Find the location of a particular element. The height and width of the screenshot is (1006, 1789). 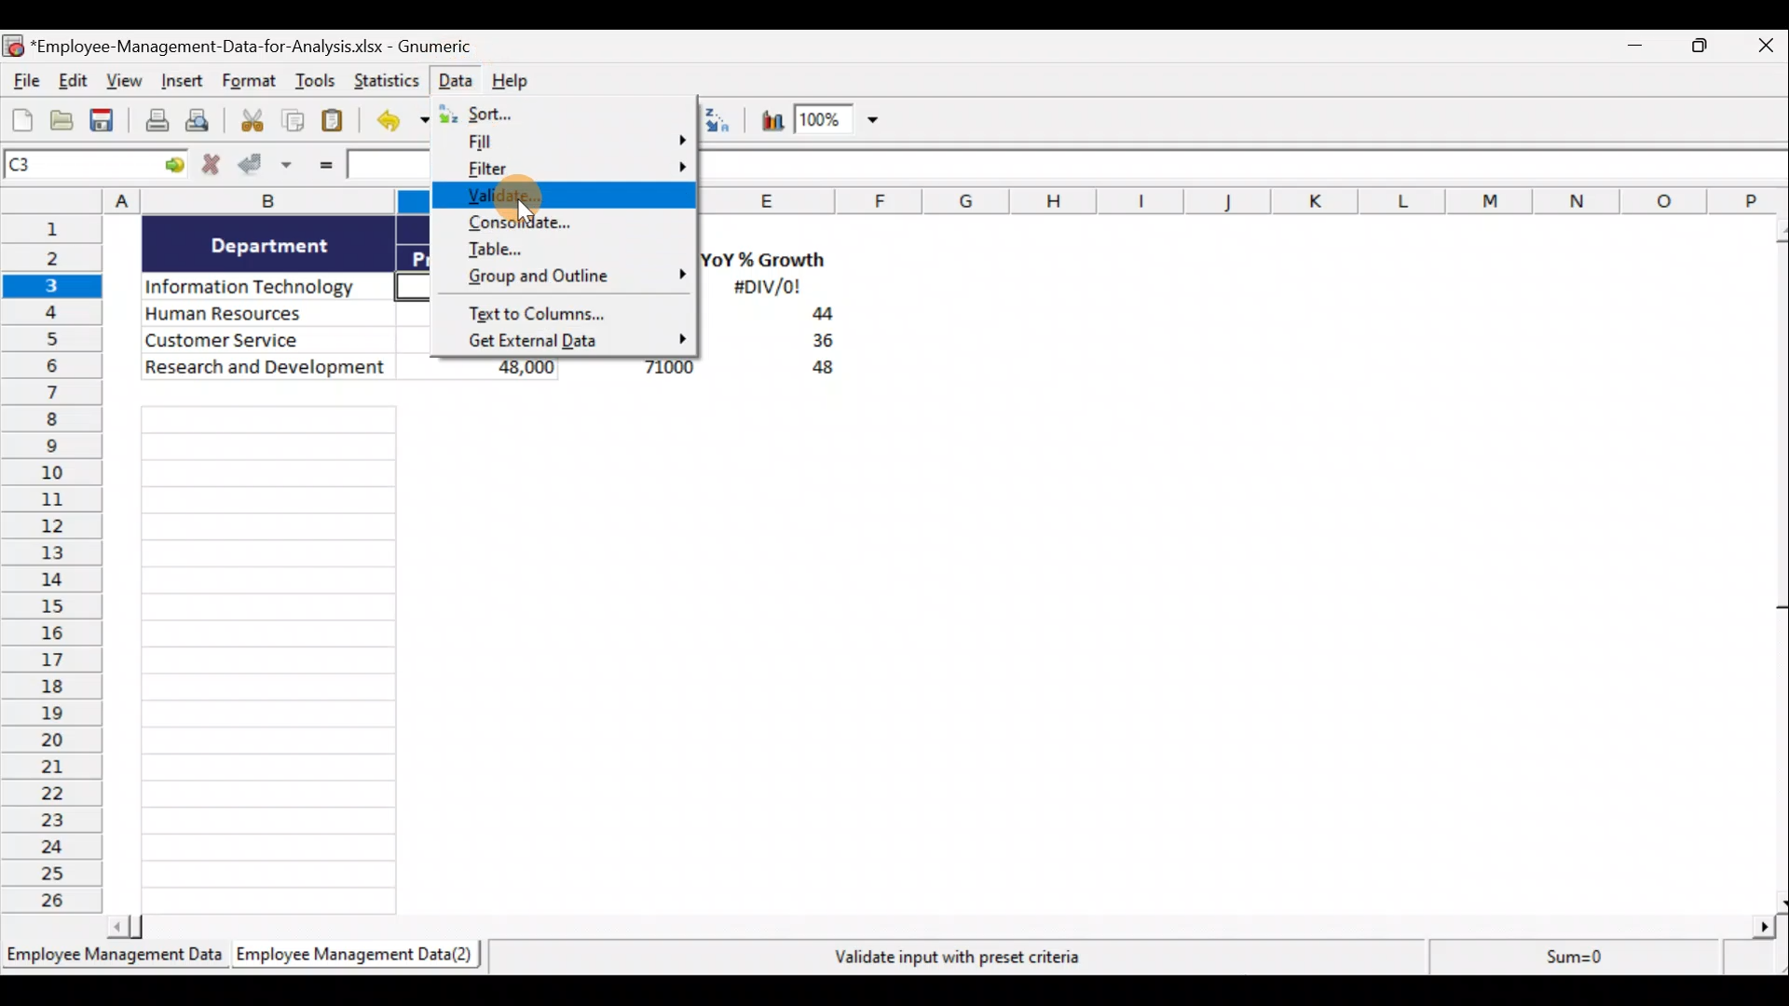

Statistics is located at coordinates (385, 80).